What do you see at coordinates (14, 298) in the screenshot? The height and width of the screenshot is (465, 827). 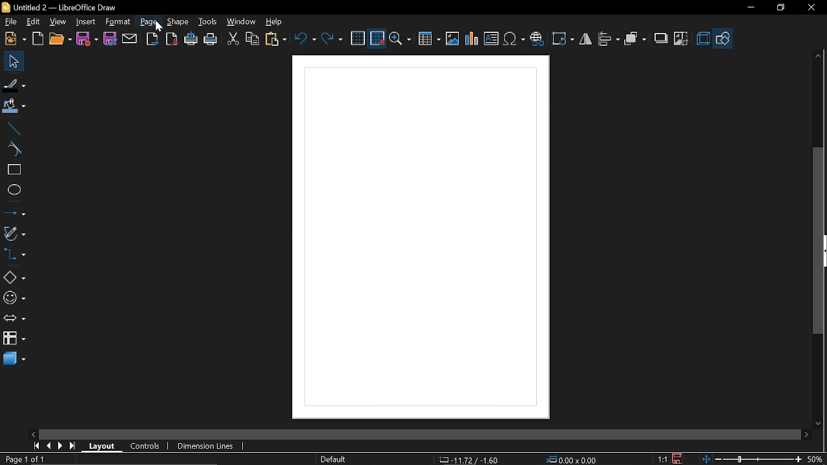 I see `Symbol shapes` at bounding box center [14, 298].